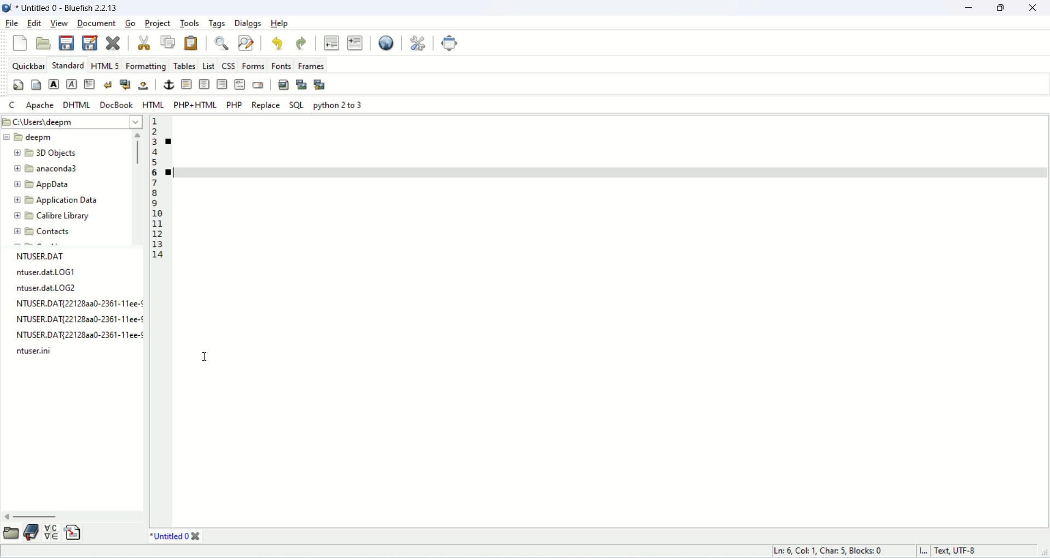 This screenshot has height=558, width=1050. I want to click on SQL, so click(299, 105).